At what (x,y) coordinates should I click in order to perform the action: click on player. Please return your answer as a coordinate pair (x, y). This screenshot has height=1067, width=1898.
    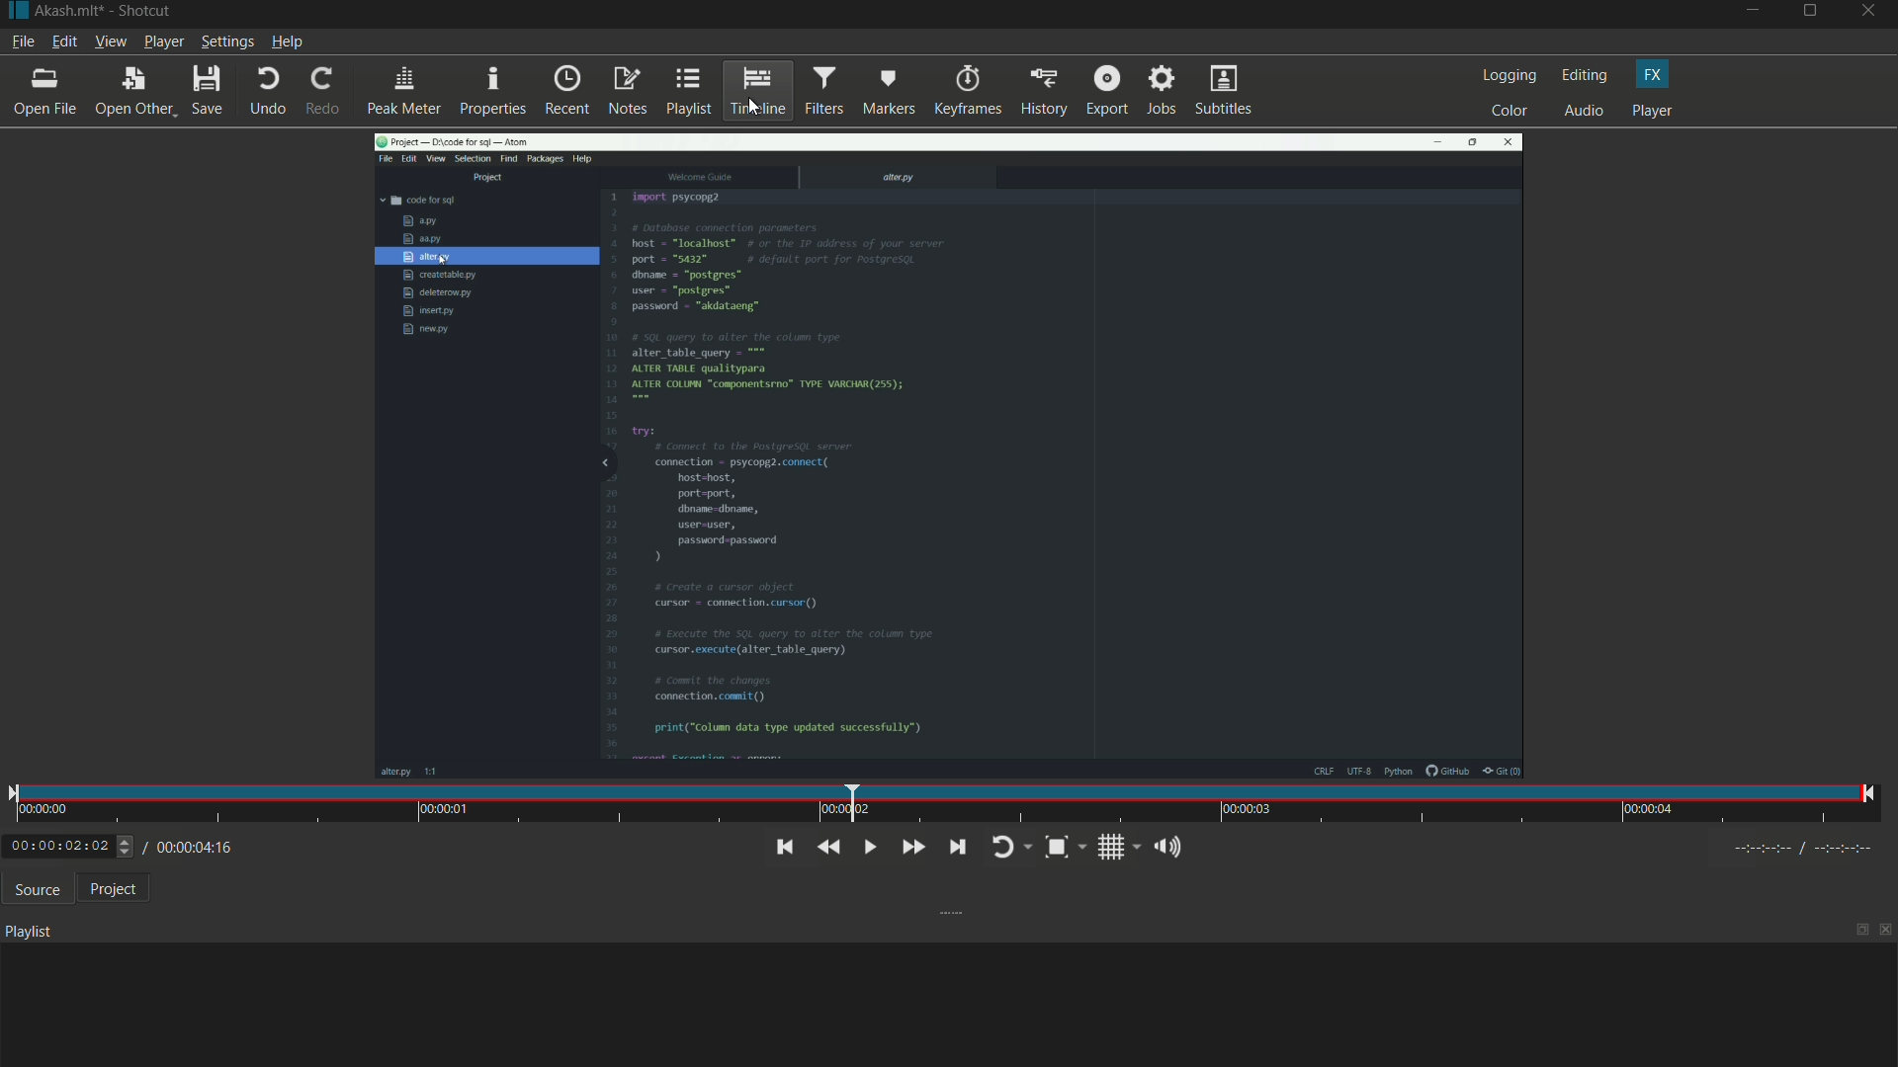
    Looking at the image, I should click on (1653, 111).